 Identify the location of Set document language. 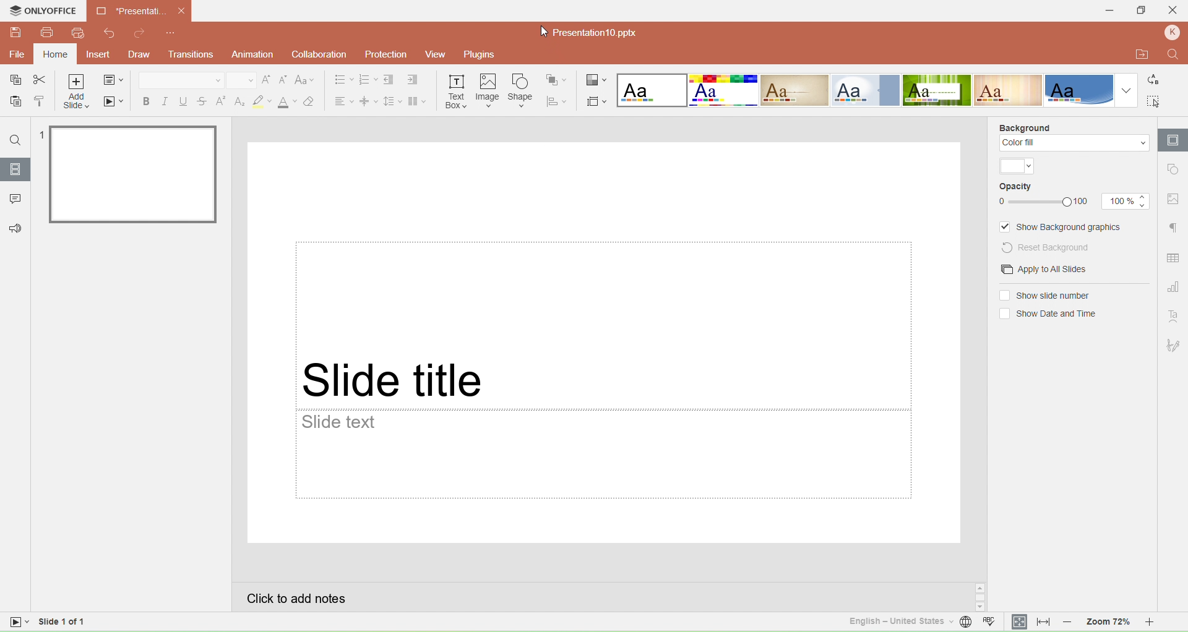
(965, 623).